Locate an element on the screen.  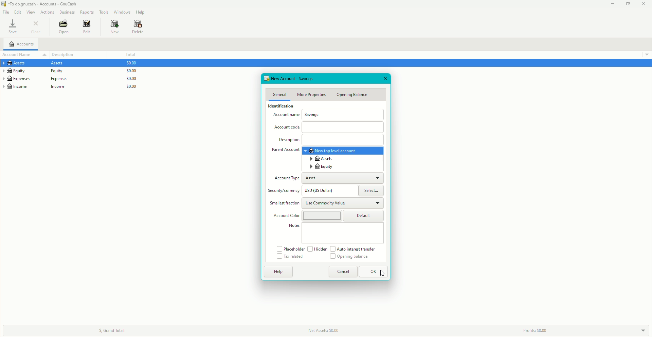
More Properties is located at coordinates (312, 95).